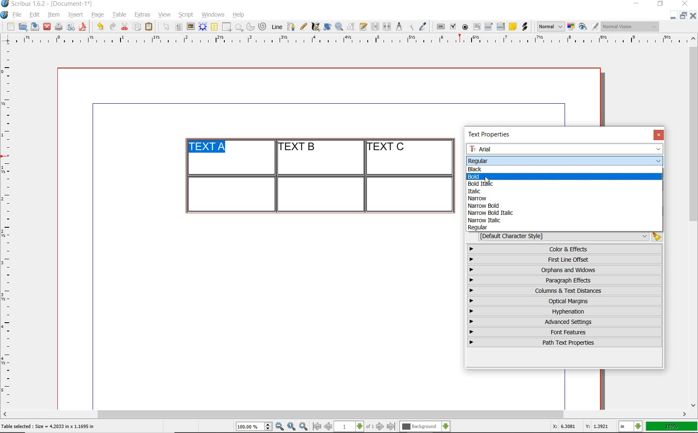 The height and width of the screenshot is (433, 698). I want to click on X: 6.3081 Y: 1.3921, so click(582, 426).